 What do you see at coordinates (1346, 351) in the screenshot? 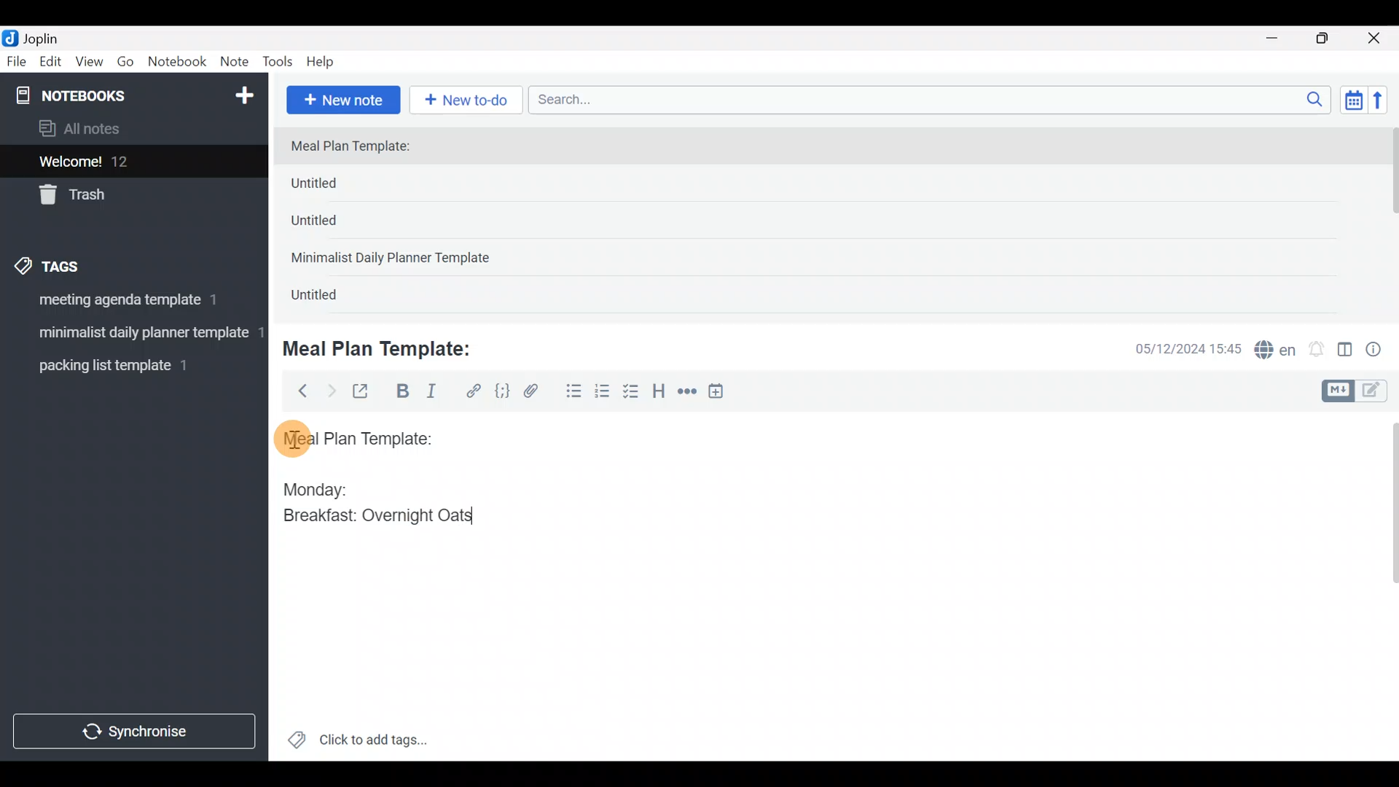
I see `Toggle editor layout` at bounding box center [1346, 351].